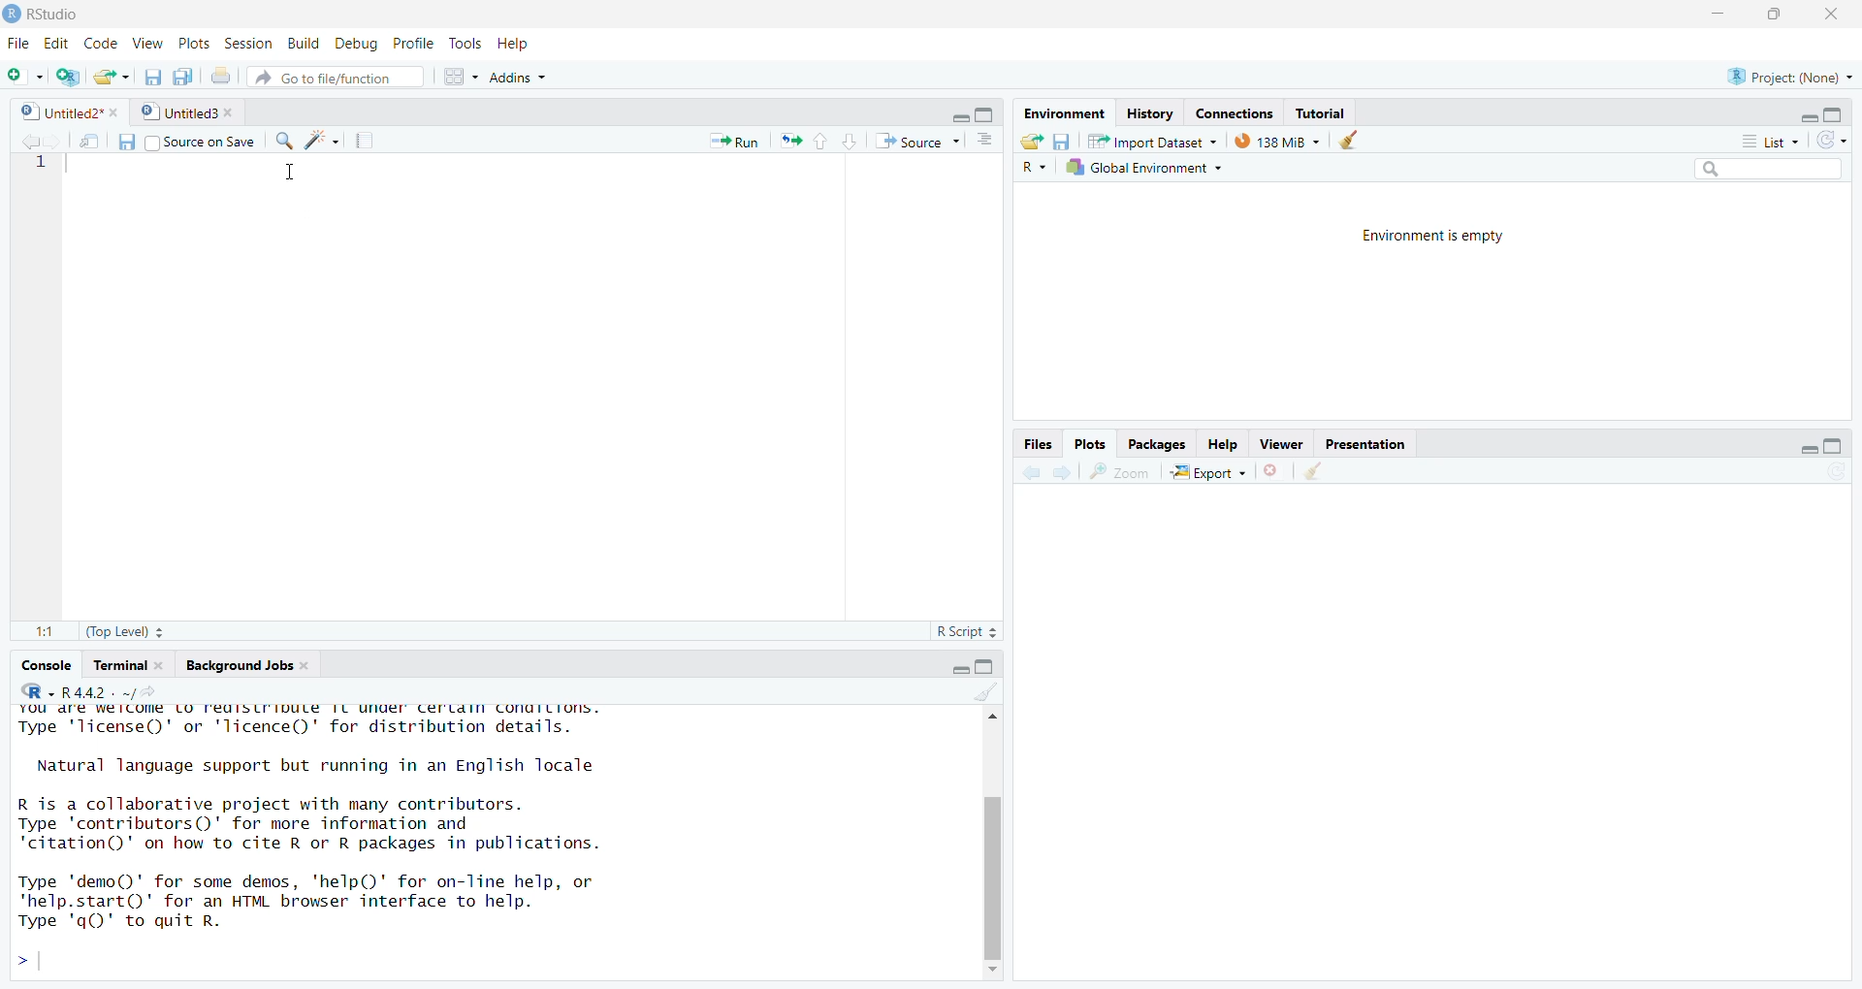 The width and height of the screenshot is (1862, 989). I want to click on Packages, so click(1150, 443).